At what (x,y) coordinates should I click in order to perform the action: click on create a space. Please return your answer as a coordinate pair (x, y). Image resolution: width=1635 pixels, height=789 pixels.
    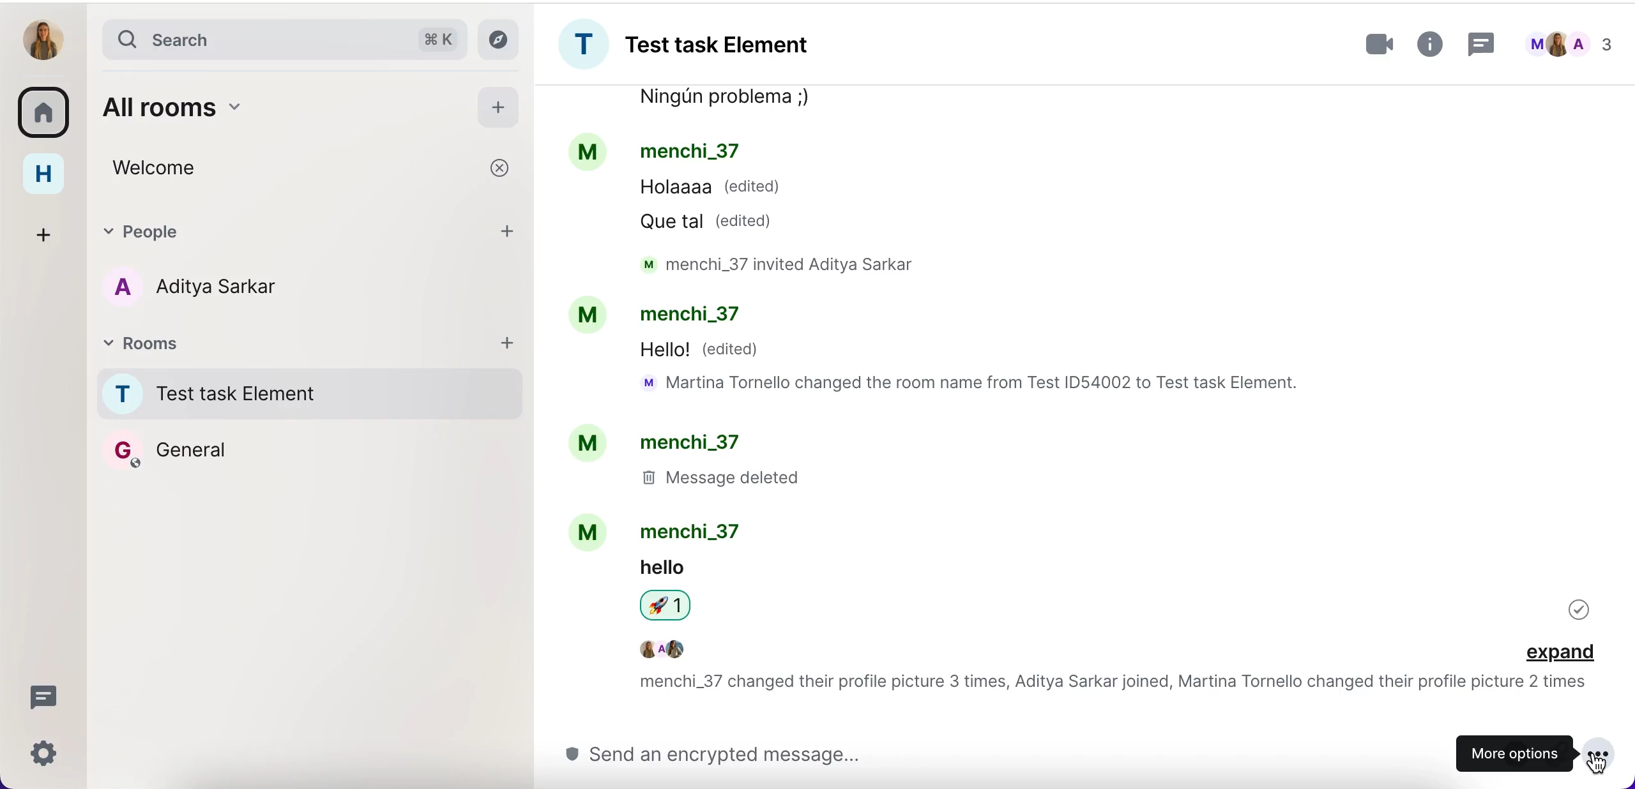
    Looking at the image, I should click on (44, 234).